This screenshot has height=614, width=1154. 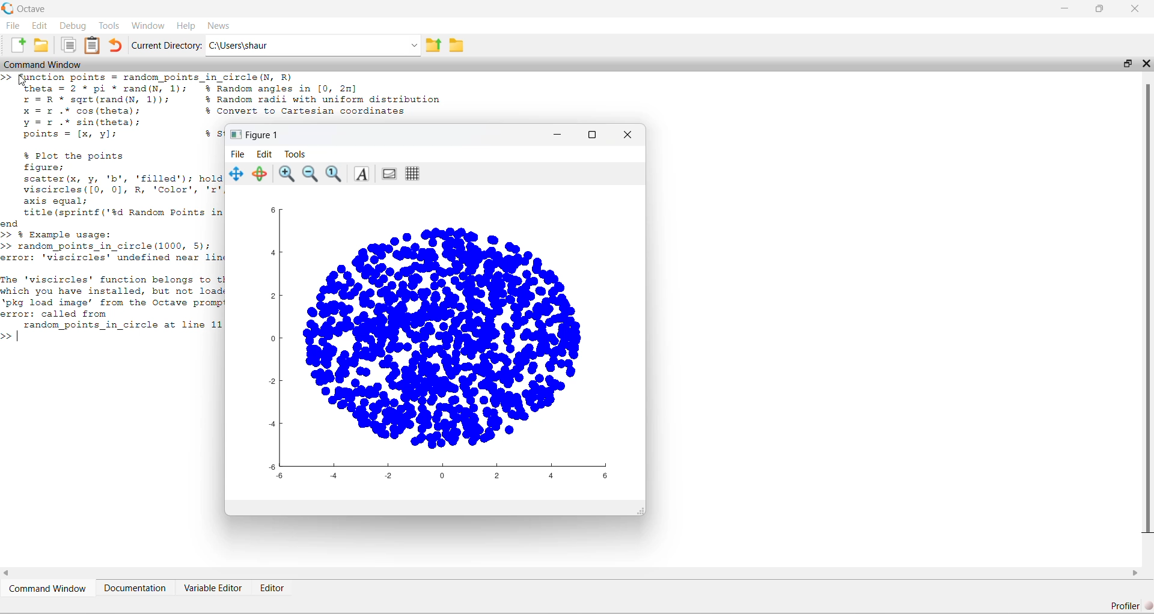 What do you see at coordinates (116, 45) in the screenshot?
I see `Undo` at bounding box center [116, 45].